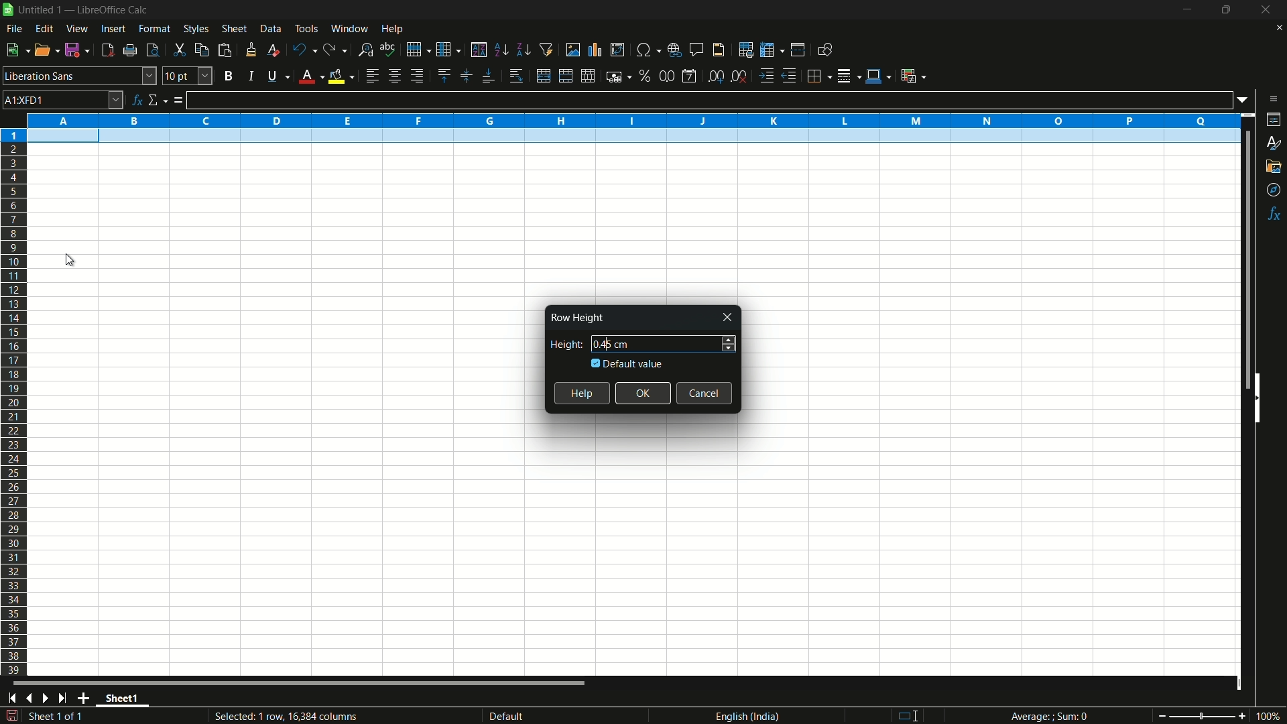  What do you see at coordinates (729, 338) in the screenshot?
I see `increase height` at bounding box center [729, 338].